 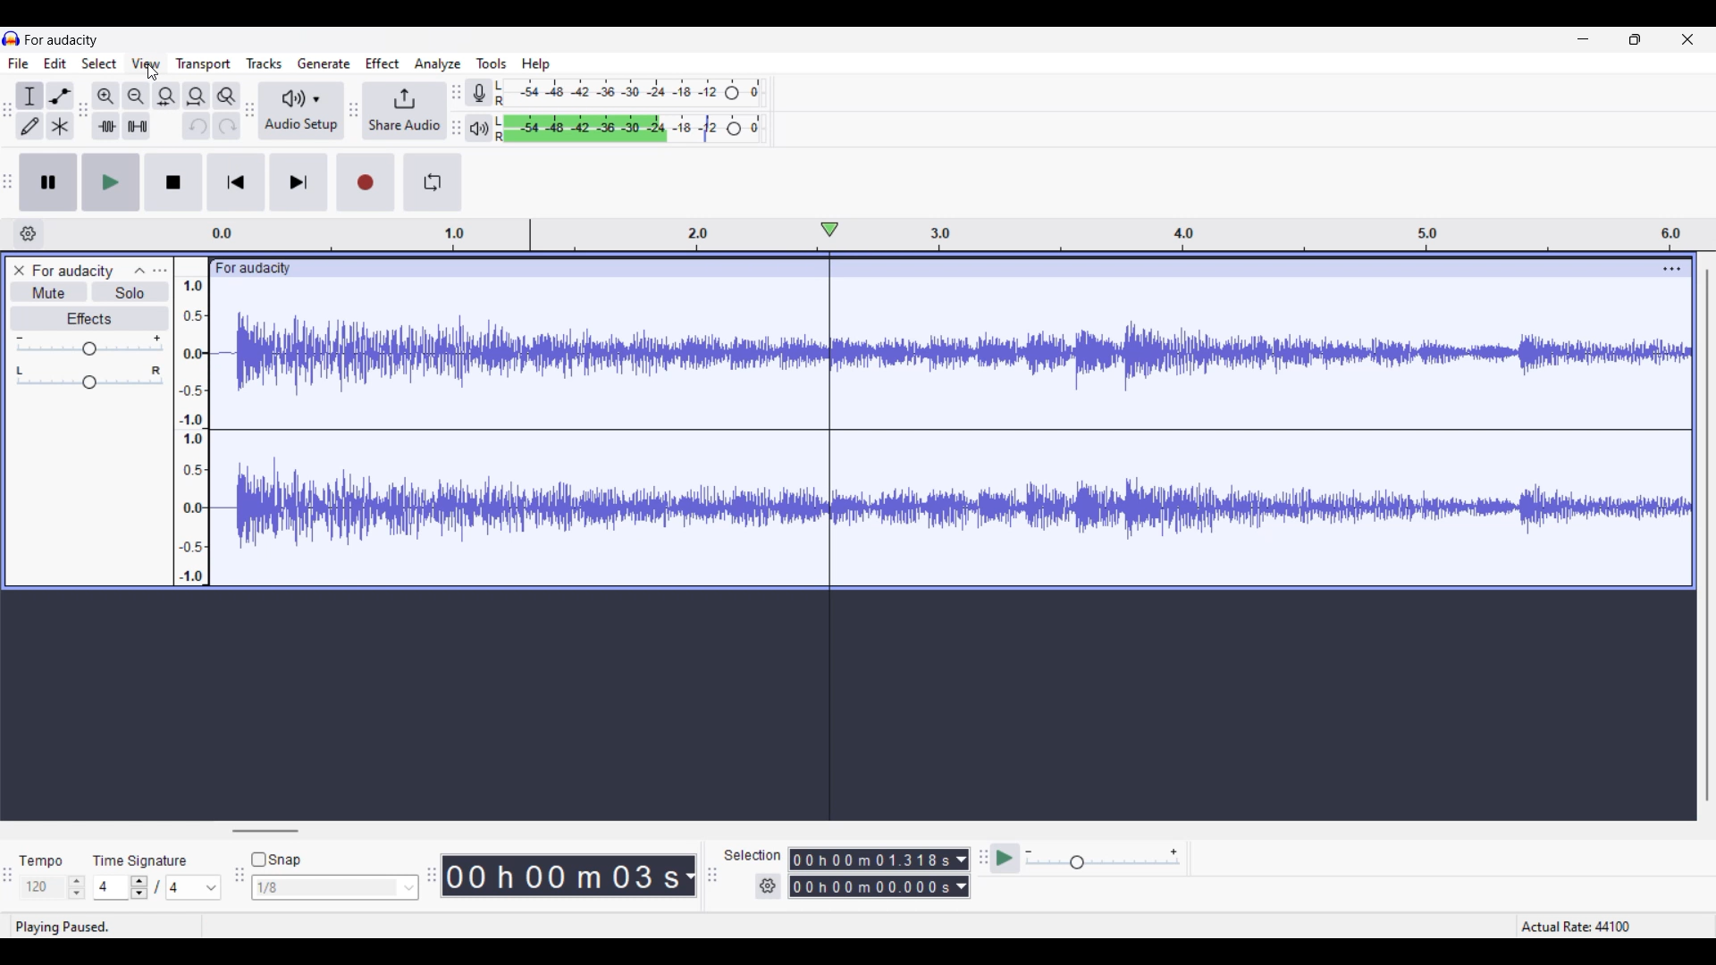 I want to click on Tracks menu, so click(x=264, y=63).